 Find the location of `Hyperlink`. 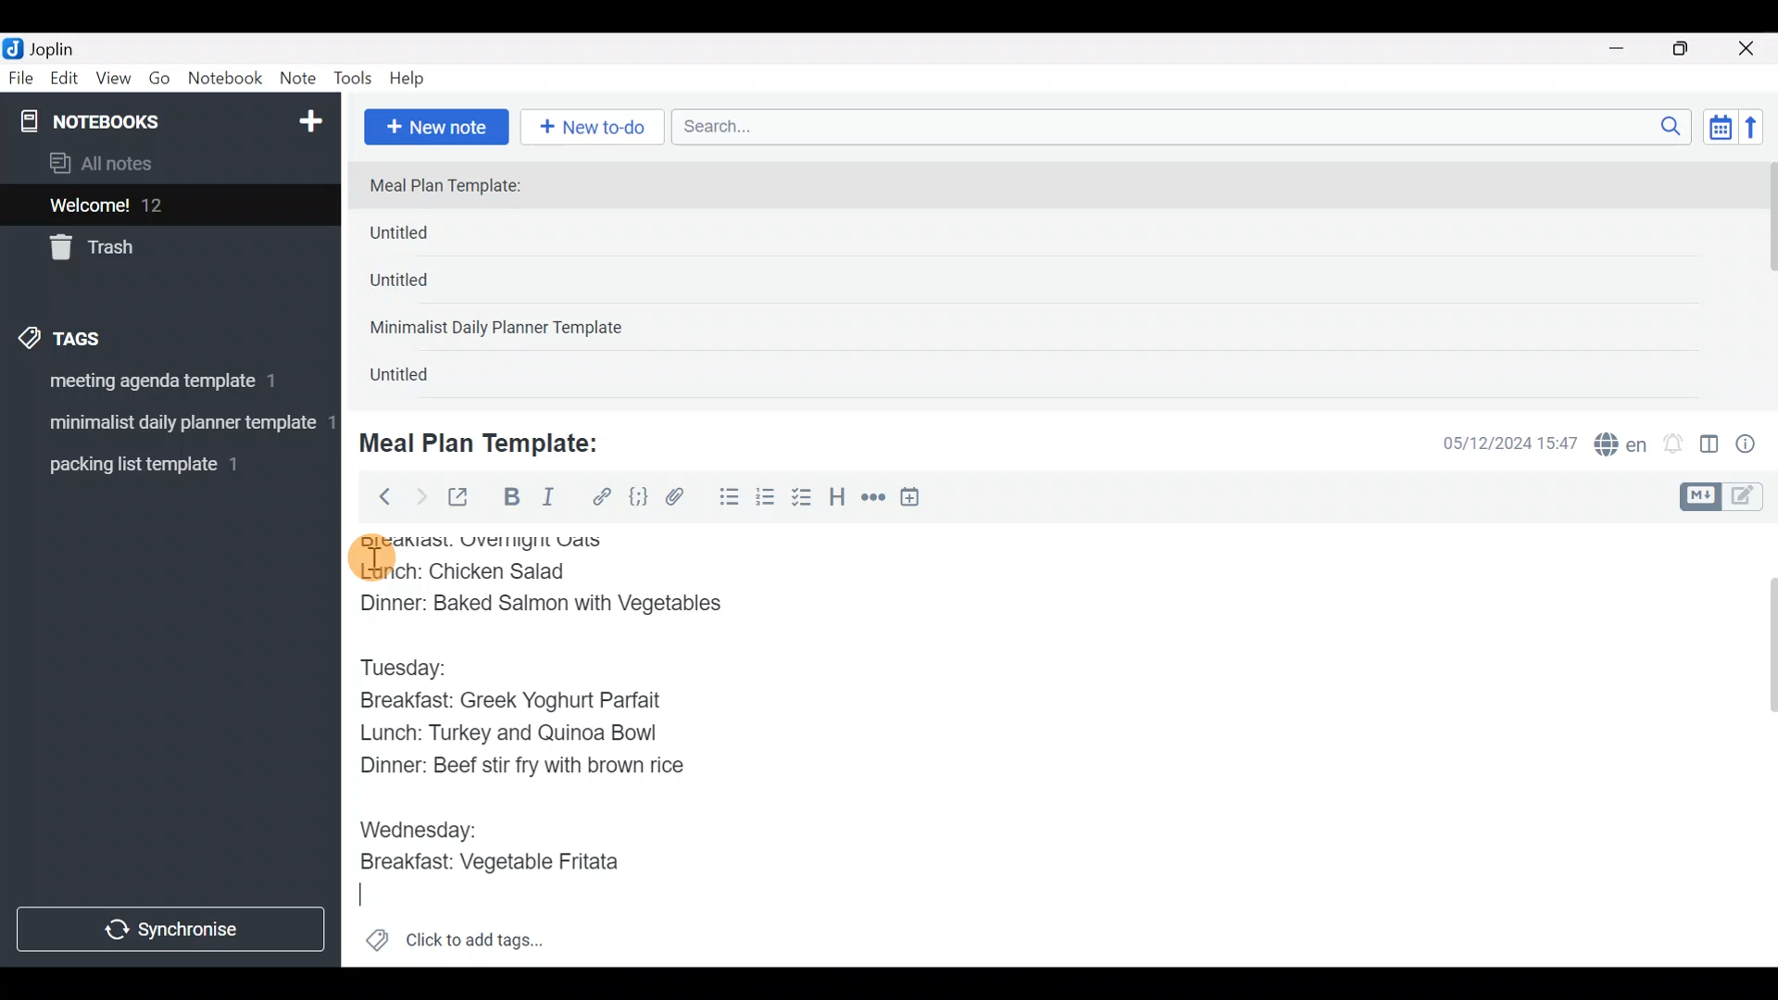

Hyperlink is located at coordinates (602, 497).